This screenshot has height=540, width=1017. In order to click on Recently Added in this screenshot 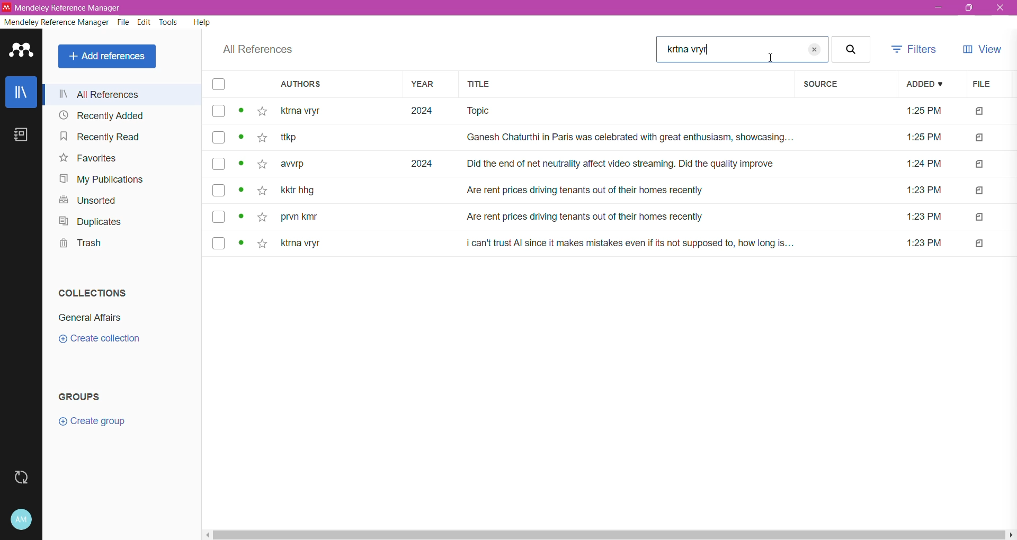, I will do `click(102, 116)`.